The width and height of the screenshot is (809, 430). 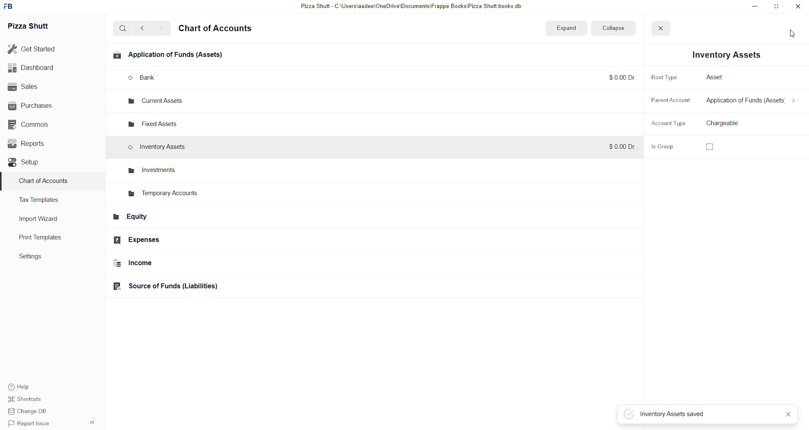 What do you see at coordinates (35, 105) in the screenshot?
I see `Purchases ` at bounding box center [35, 105].